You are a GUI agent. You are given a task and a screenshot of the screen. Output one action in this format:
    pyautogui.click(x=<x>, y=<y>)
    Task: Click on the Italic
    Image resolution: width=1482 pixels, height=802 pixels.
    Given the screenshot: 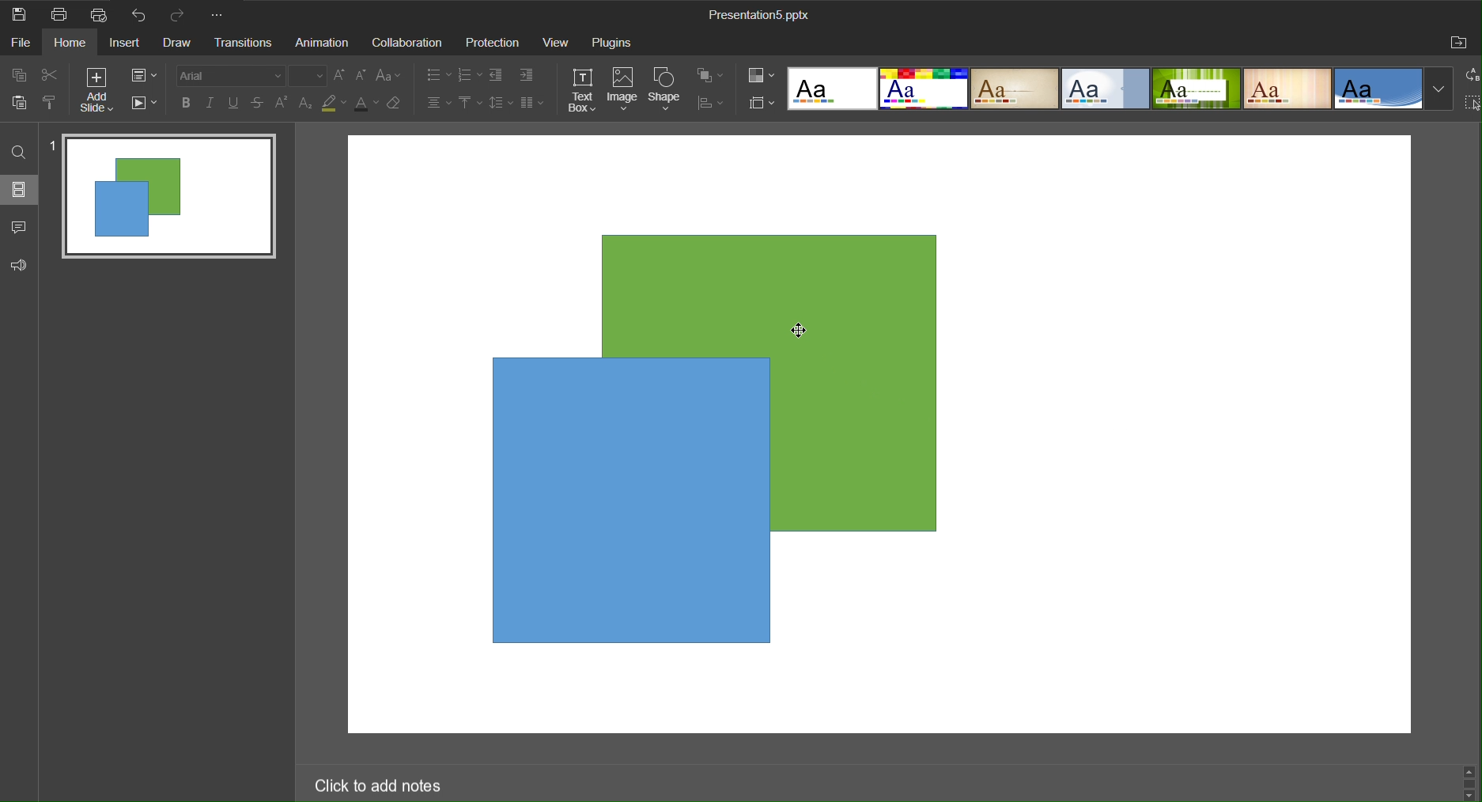 What is the action you would take?
    pyautogui.click(x=209, y=102)
    